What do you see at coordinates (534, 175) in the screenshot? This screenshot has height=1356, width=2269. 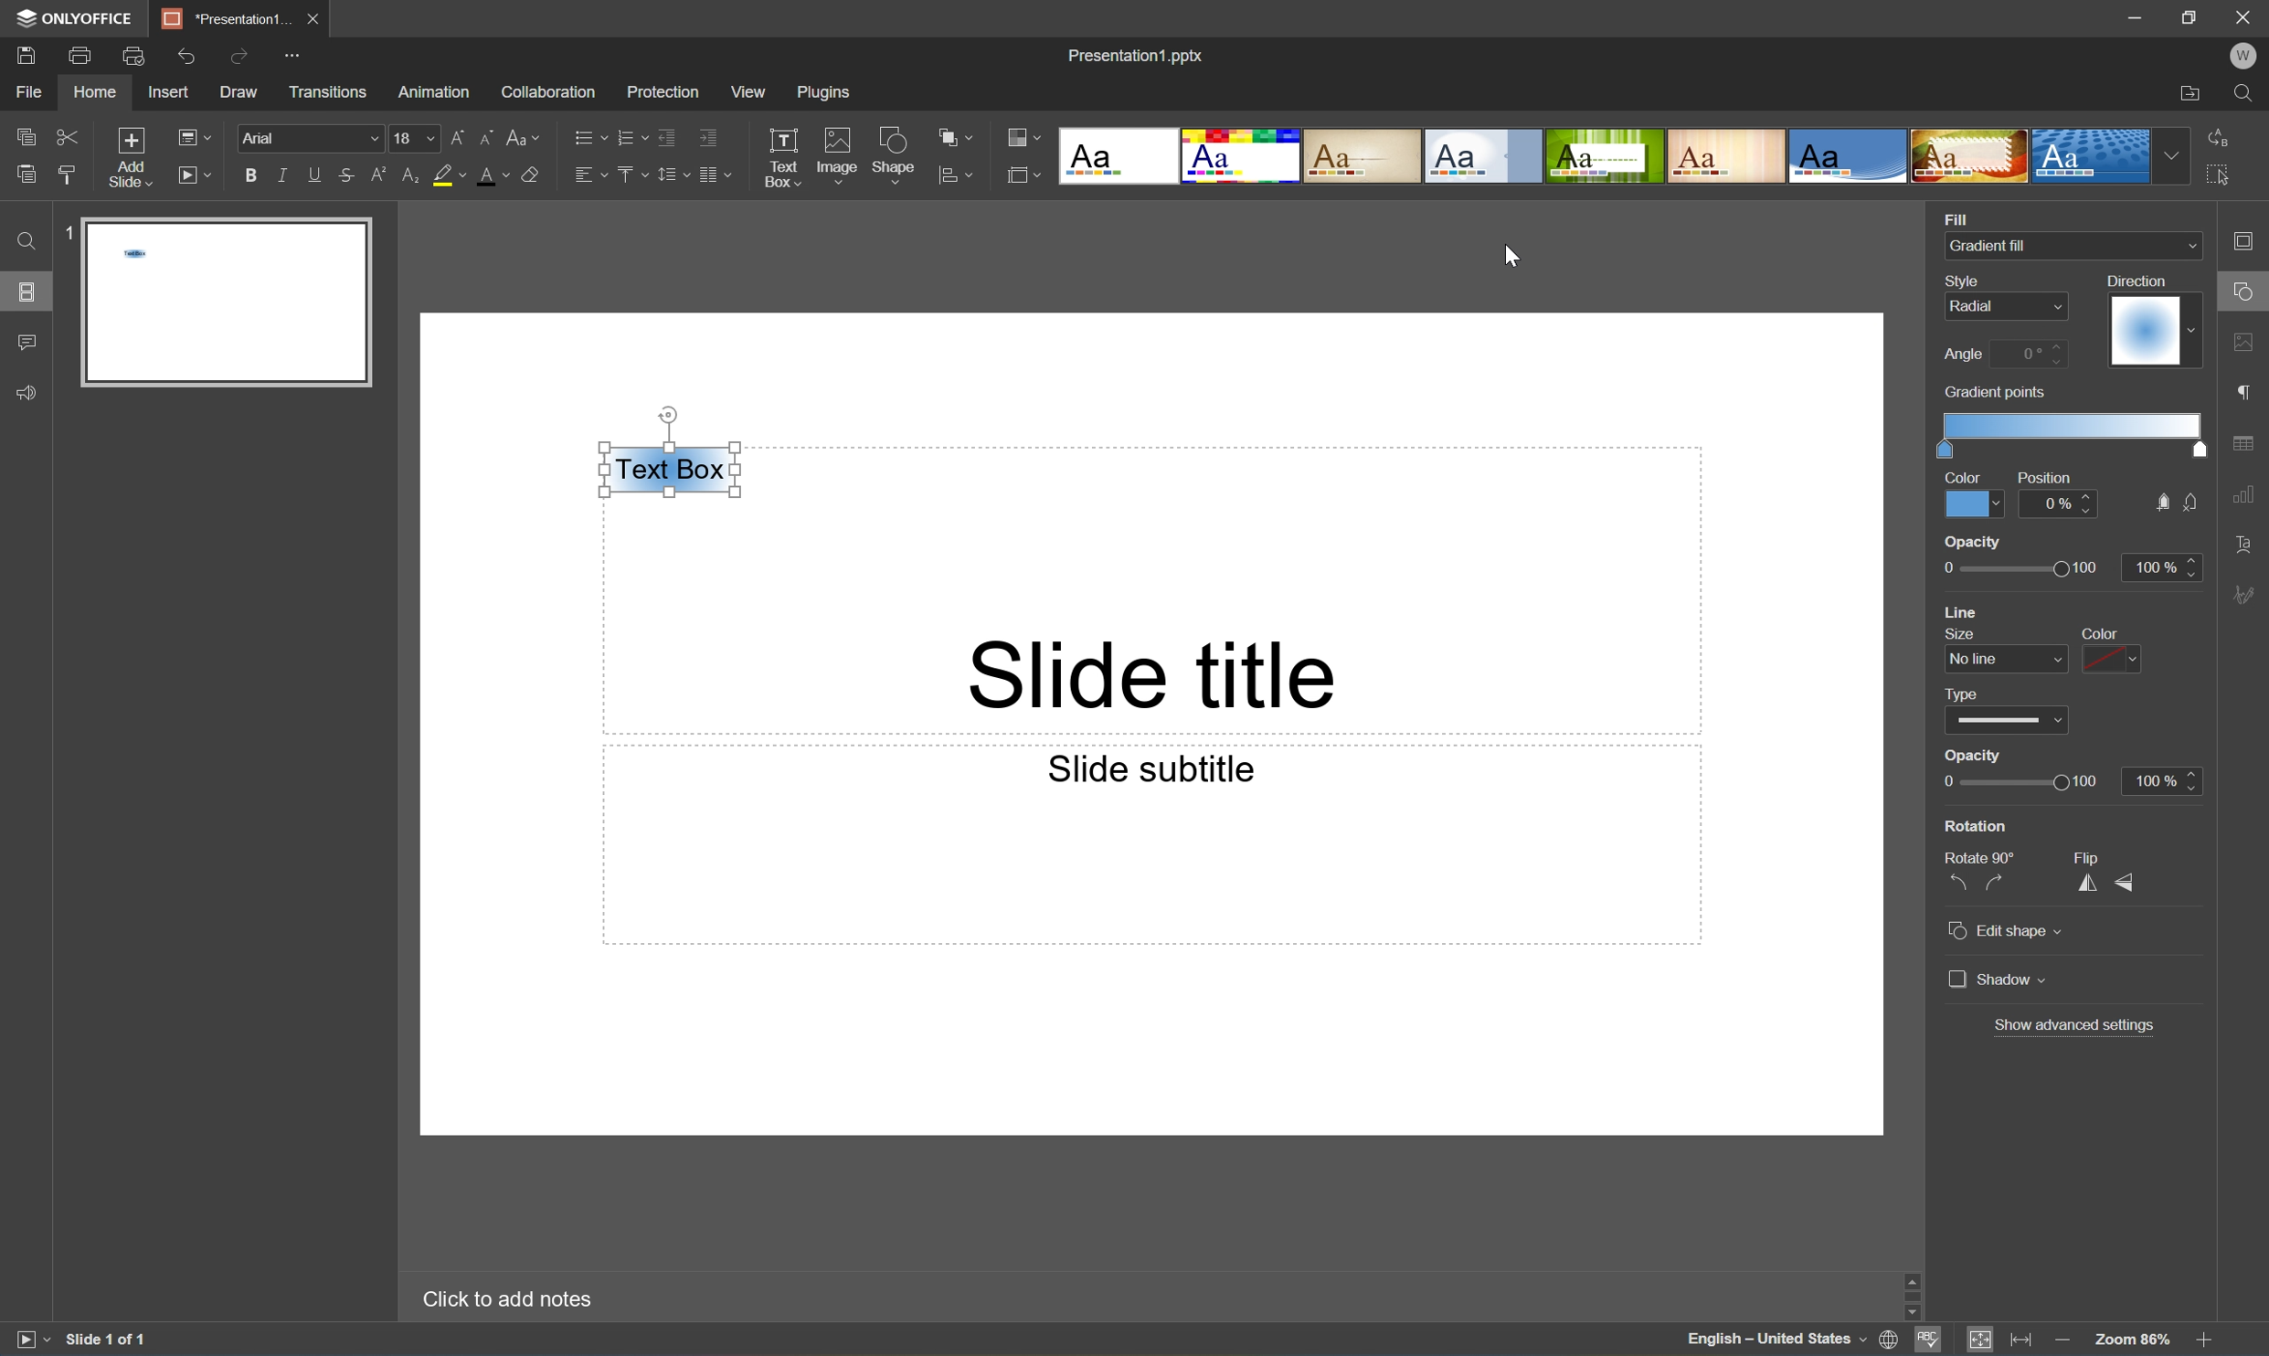 I see `Clear style` at bounding box center [534, 175].